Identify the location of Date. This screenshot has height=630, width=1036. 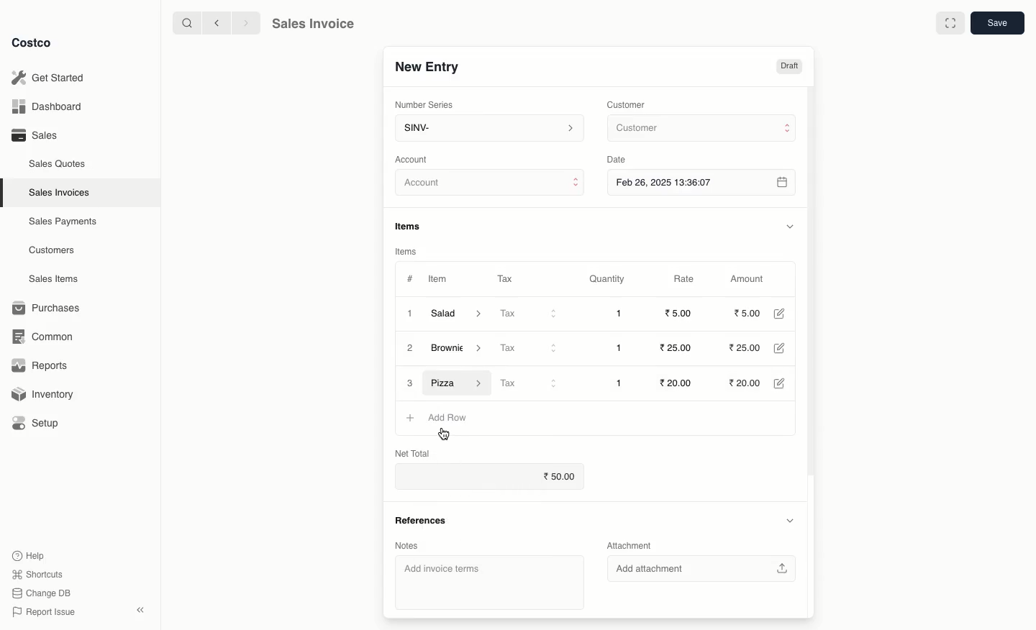
(620, 160).